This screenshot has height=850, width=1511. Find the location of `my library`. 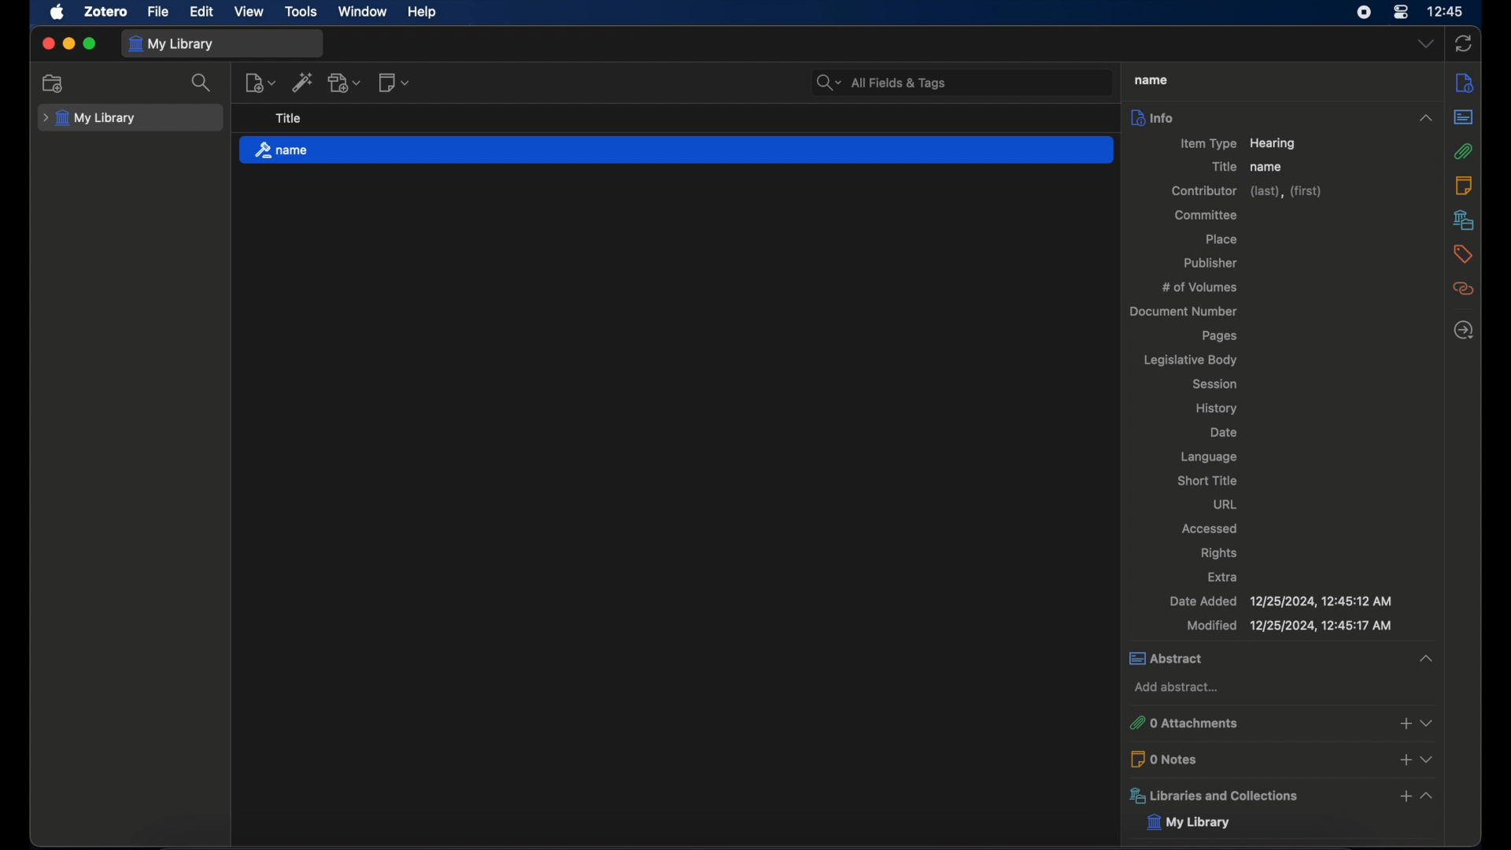

my library is located at coordinates (89, 119).